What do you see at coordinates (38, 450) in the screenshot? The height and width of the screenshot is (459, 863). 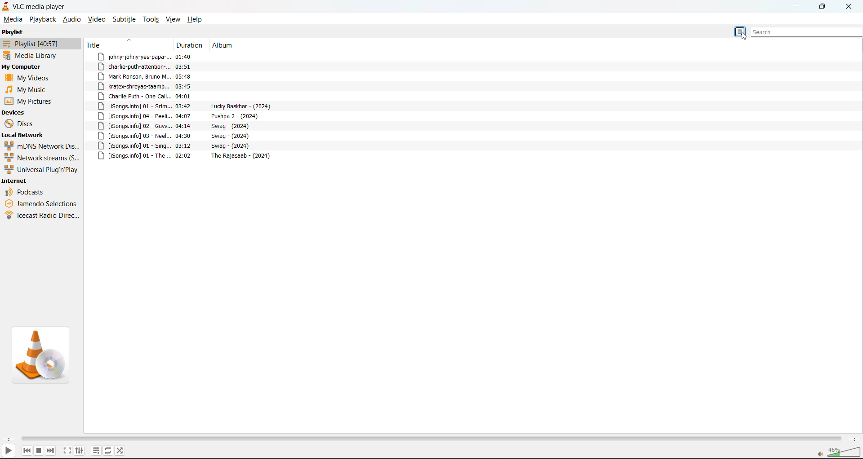 I see `stop` at bounding box center [38, 450].